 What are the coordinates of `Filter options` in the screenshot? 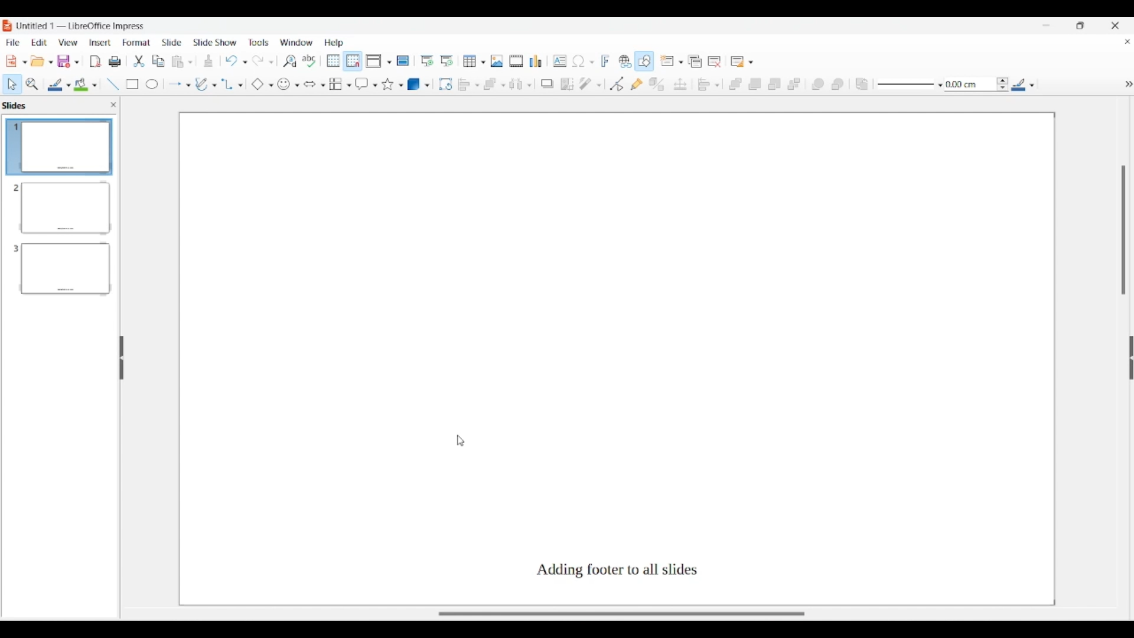 It's located at (591, 84).